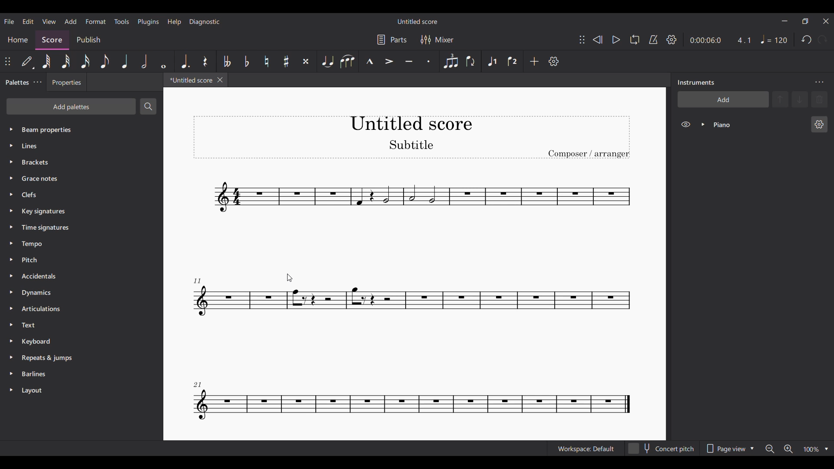 The height and width of the screenshot is (469, 834). I want to click on Current score, so click(189, 82).